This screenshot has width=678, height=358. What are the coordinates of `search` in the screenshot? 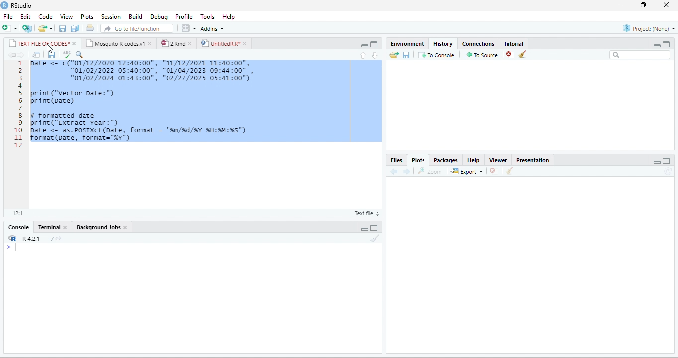 It's located at (80, 55).